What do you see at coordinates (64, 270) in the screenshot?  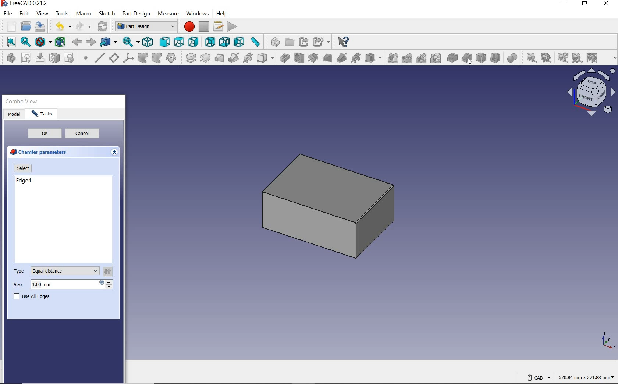 I see `Equal distance` at bounding box center [64, 270].